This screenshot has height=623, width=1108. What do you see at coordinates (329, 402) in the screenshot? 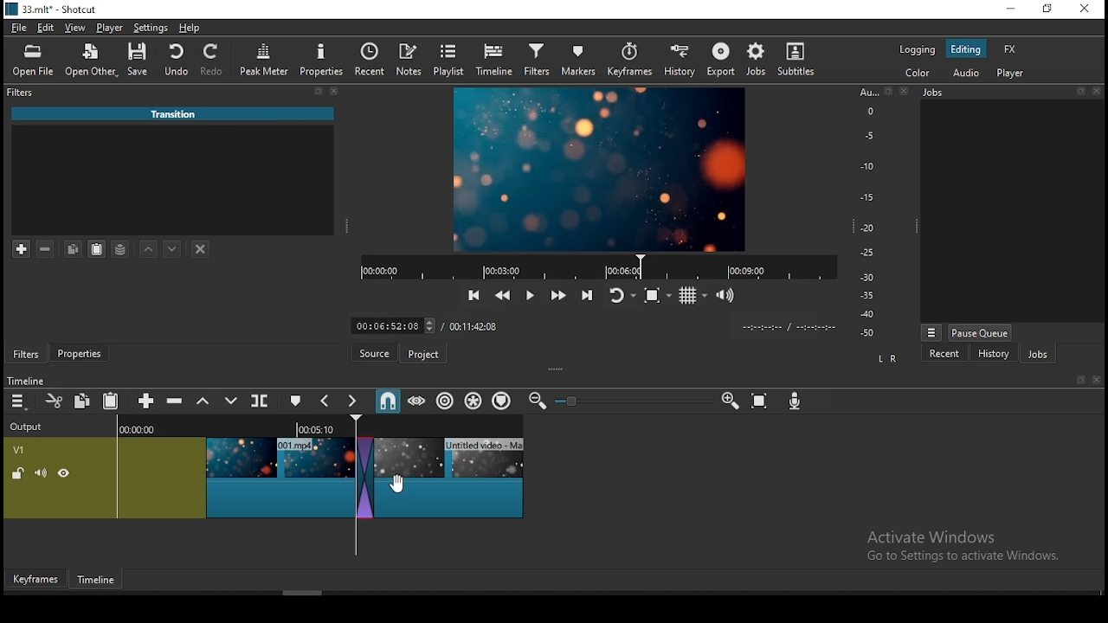
I see `previous marker` at bounding box center [329, 402].